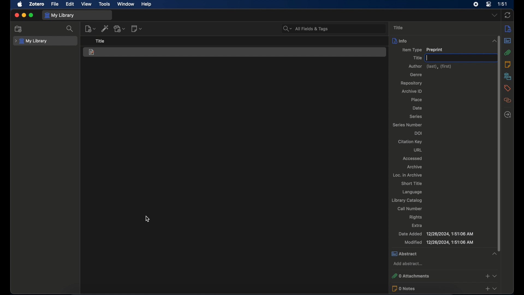 This screenshot has height=295, width=524. Describe the element at coordinates (416, 117) in the screenshot. I see `series` at that location.